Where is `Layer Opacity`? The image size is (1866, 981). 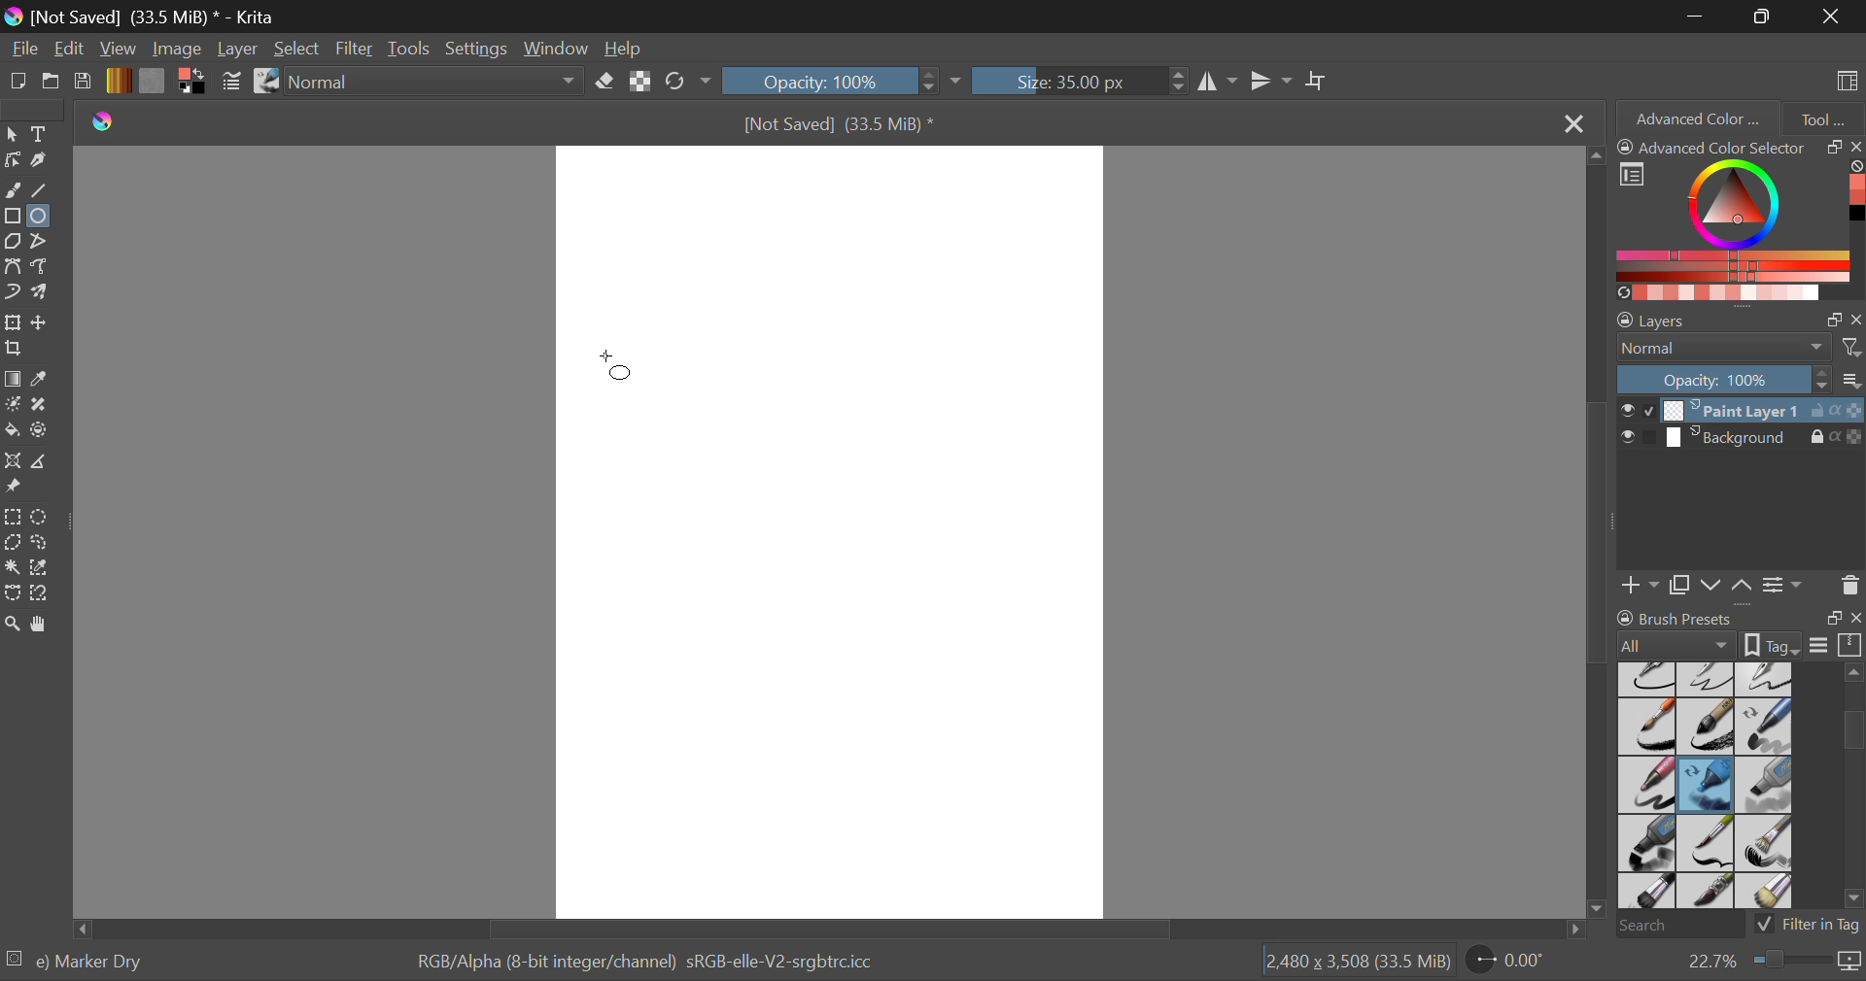
Layer Opacity is located at coordinates (1740, 379).